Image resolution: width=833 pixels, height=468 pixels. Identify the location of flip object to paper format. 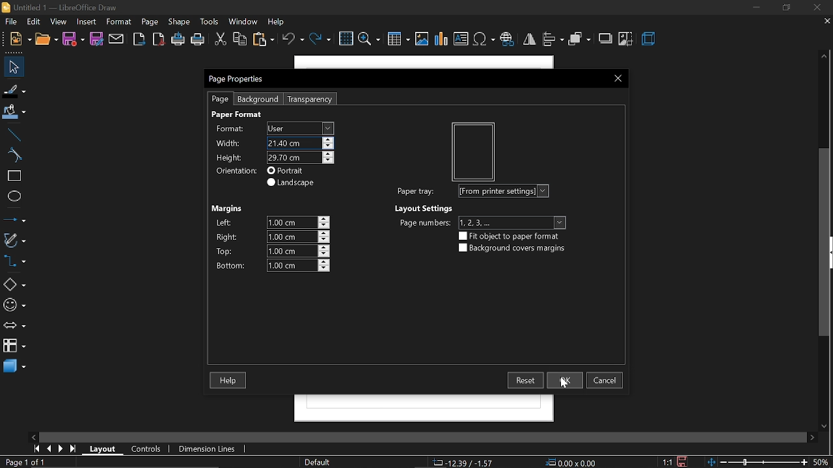
(510, 236).